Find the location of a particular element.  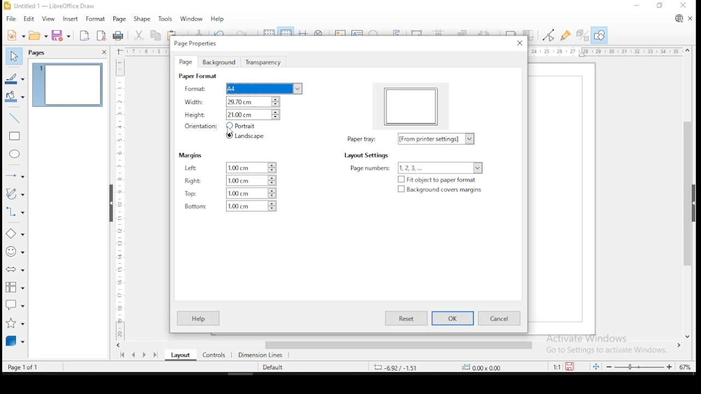

last page is located at coordinates (154, 356).